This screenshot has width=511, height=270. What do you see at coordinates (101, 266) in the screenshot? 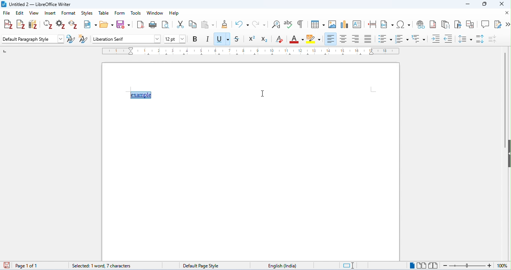
I see `selected: 1 word, 7 characters` at bounding box center [101, 266].